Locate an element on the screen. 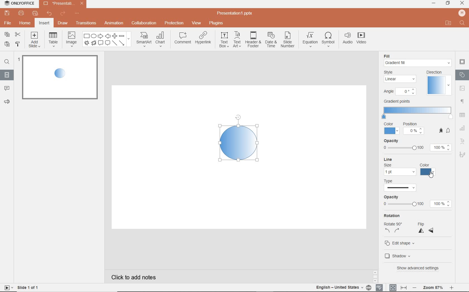 The width and height of the screenshot is (469, 292). table settings is located at coordinates (463, 115).